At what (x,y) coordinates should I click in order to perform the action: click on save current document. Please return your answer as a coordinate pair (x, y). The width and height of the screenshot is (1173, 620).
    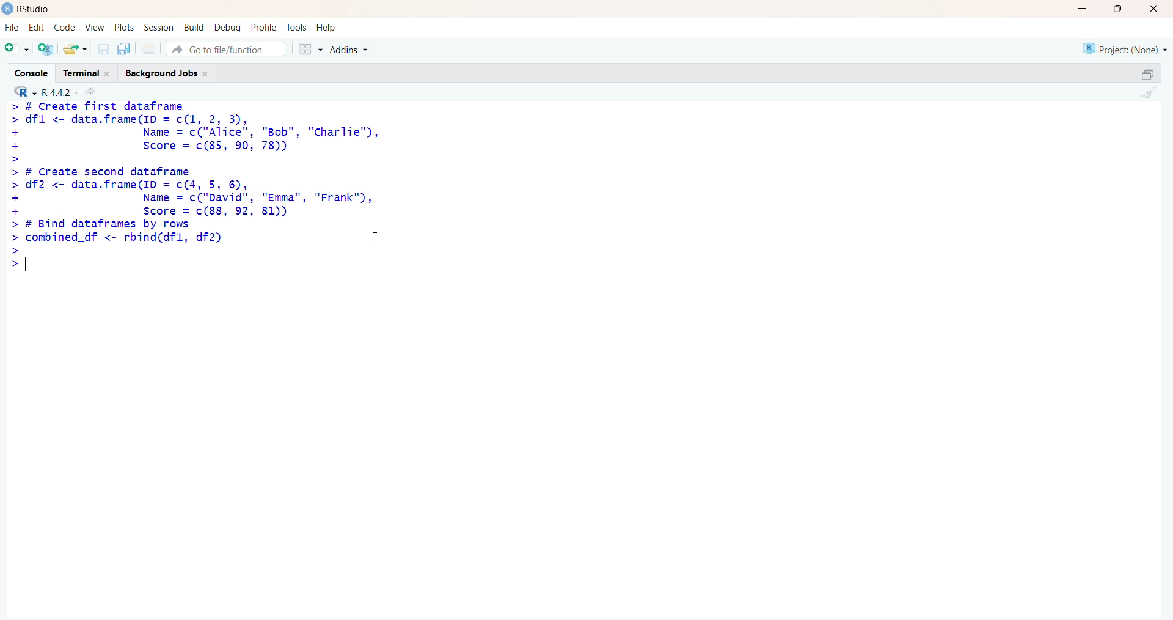
    Looking at the image, I should click on (103, 50).